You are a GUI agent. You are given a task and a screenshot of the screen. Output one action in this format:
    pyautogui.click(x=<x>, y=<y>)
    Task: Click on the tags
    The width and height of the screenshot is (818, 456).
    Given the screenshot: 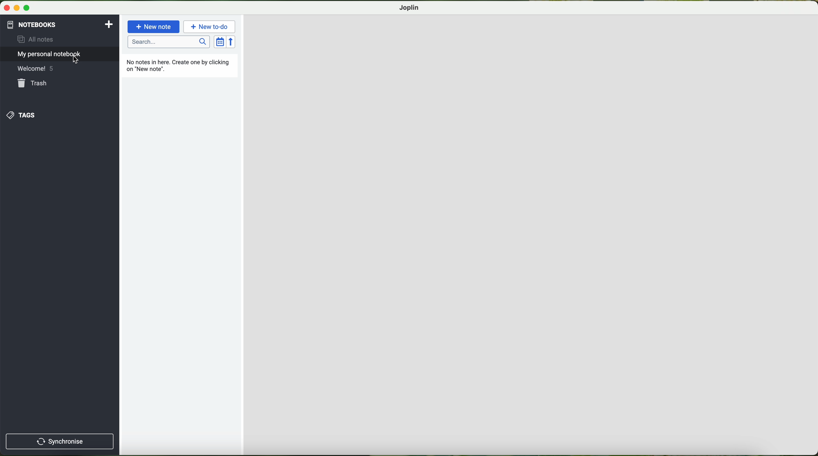 What is the action you would take?
    pyautogui.click(x=20, y=114)
    